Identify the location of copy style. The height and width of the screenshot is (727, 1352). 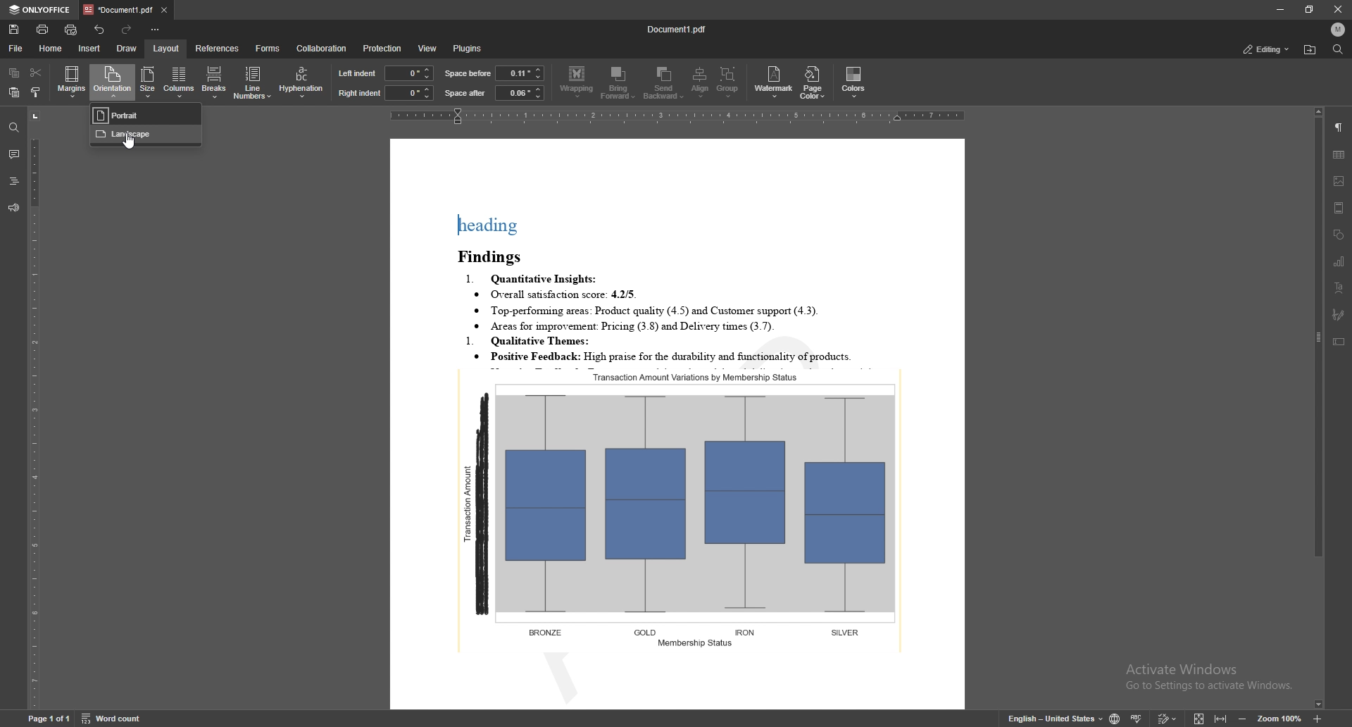
(35, 92).